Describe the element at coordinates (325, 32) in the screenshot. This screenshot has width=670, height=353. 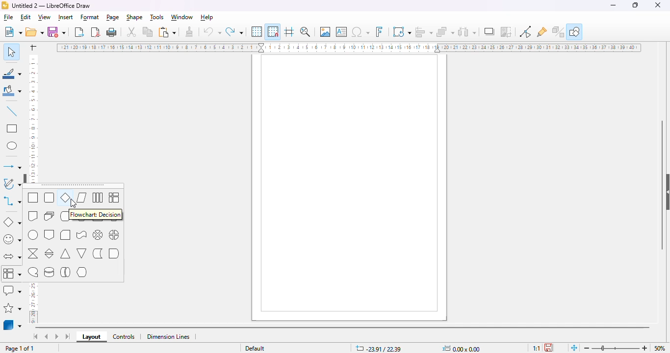
I see `insert image` at that location.